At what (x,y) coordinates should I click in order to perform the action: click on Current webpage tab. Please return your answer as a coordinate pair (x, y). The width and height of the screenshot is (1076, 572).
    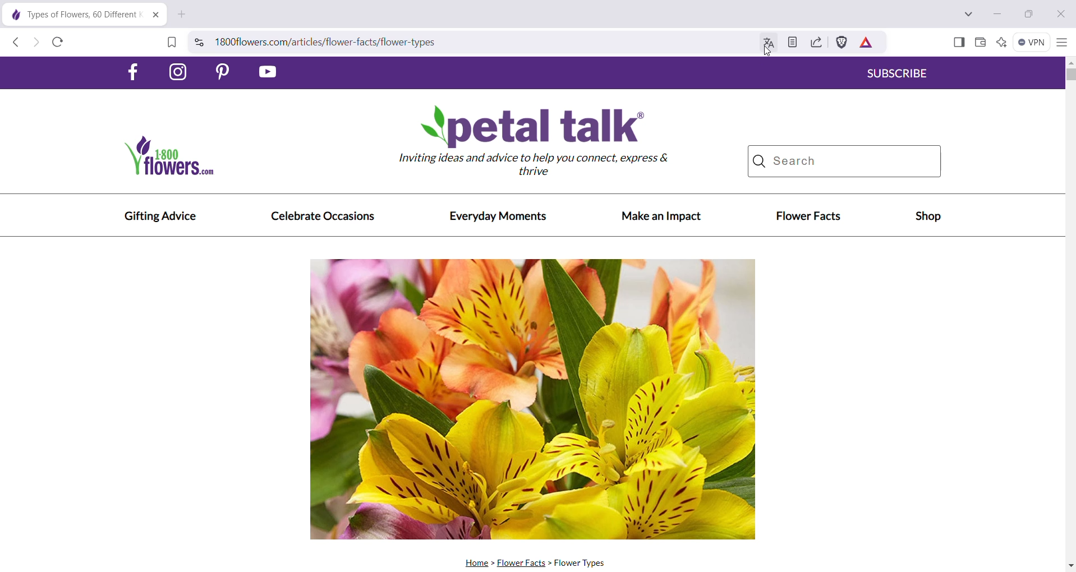
    Looking at the image, I should click on (71, 15).